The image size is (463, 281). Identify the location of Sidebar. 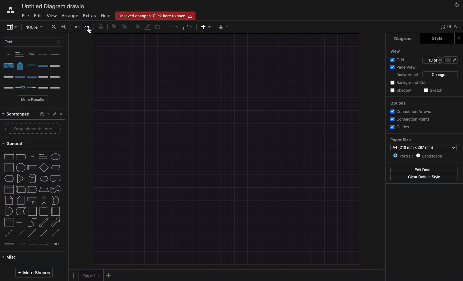
(12, 27).